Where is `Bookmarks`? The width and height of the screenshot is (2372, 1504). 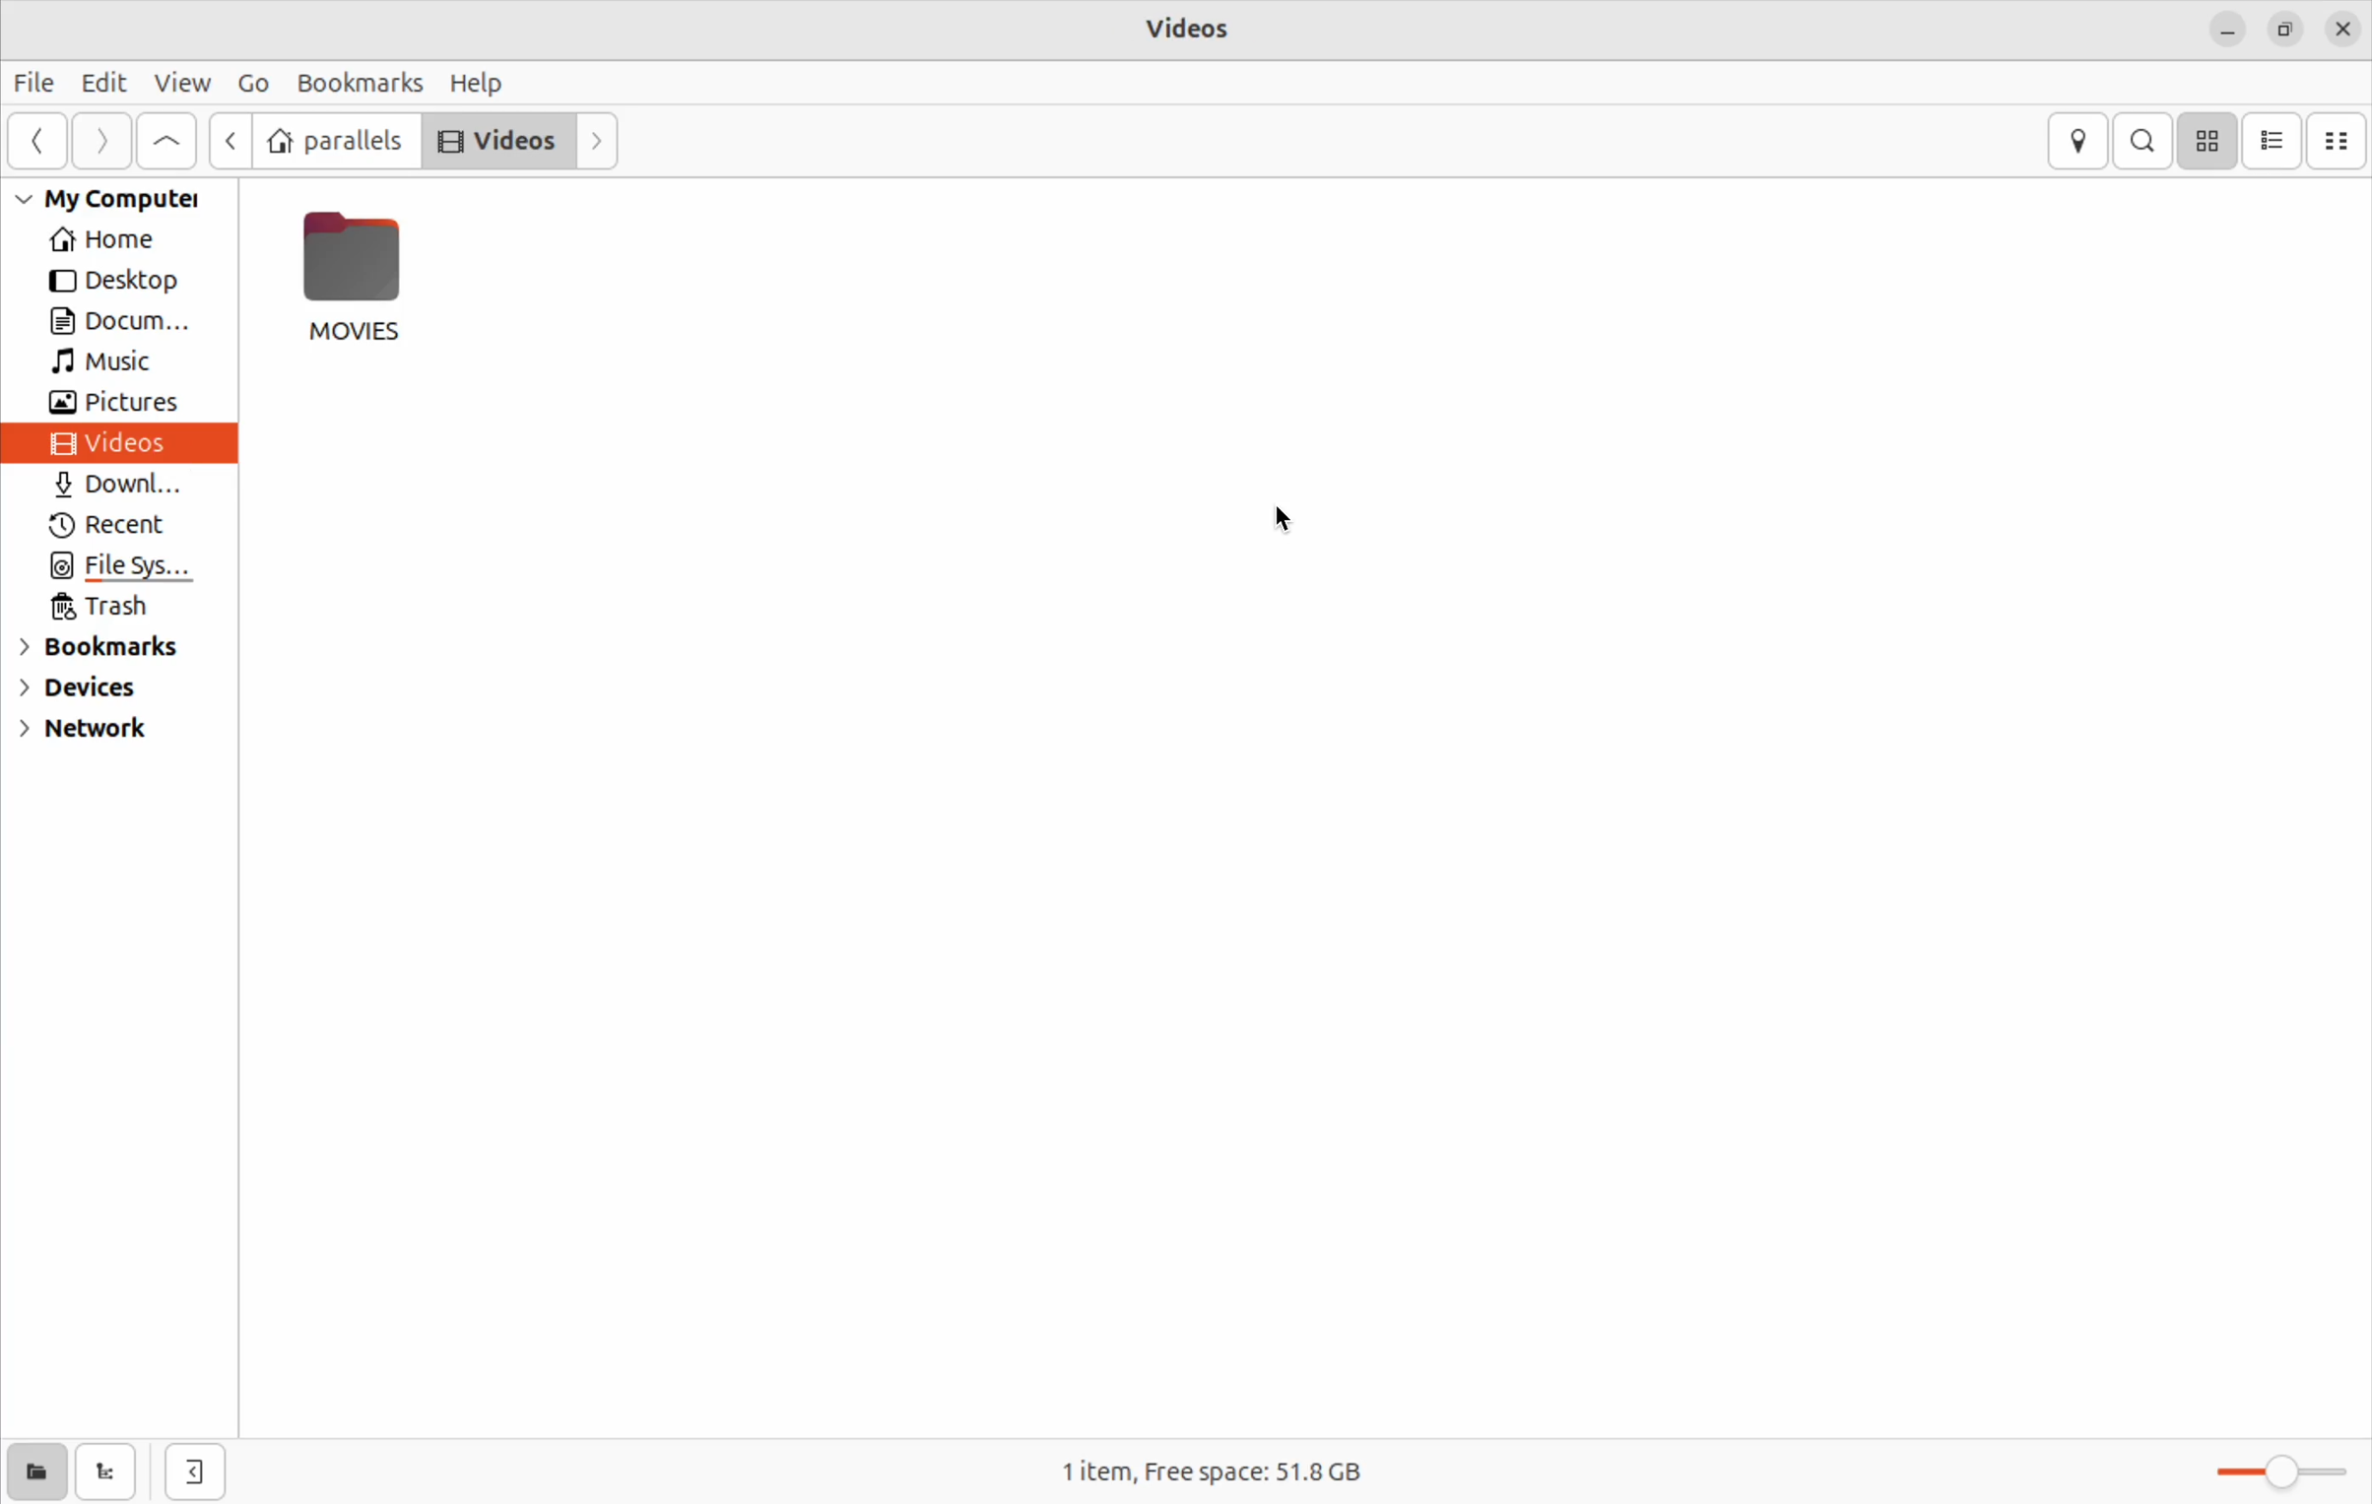
Bookmarks is located at coordinates (360, 81).